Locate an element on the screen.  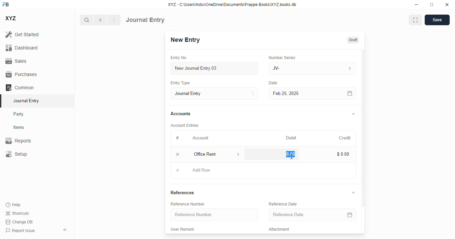
close is located at coordinates (447, 4).